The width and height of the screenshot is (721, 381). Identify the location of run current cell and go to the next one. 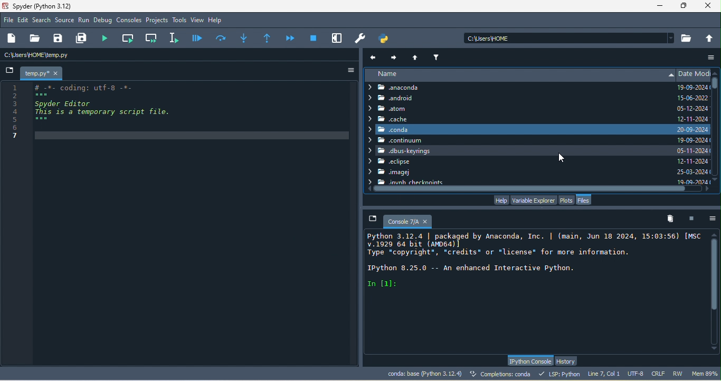
(152, 37).